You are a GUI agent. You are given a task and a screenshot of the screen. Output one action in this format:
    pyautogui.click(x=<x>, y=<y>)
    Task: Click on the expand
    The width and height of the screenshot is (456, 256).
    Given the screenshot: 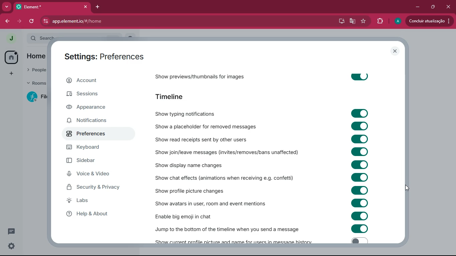 What is the action you would take?
    pyautogui.click(x=23, y=39)
    